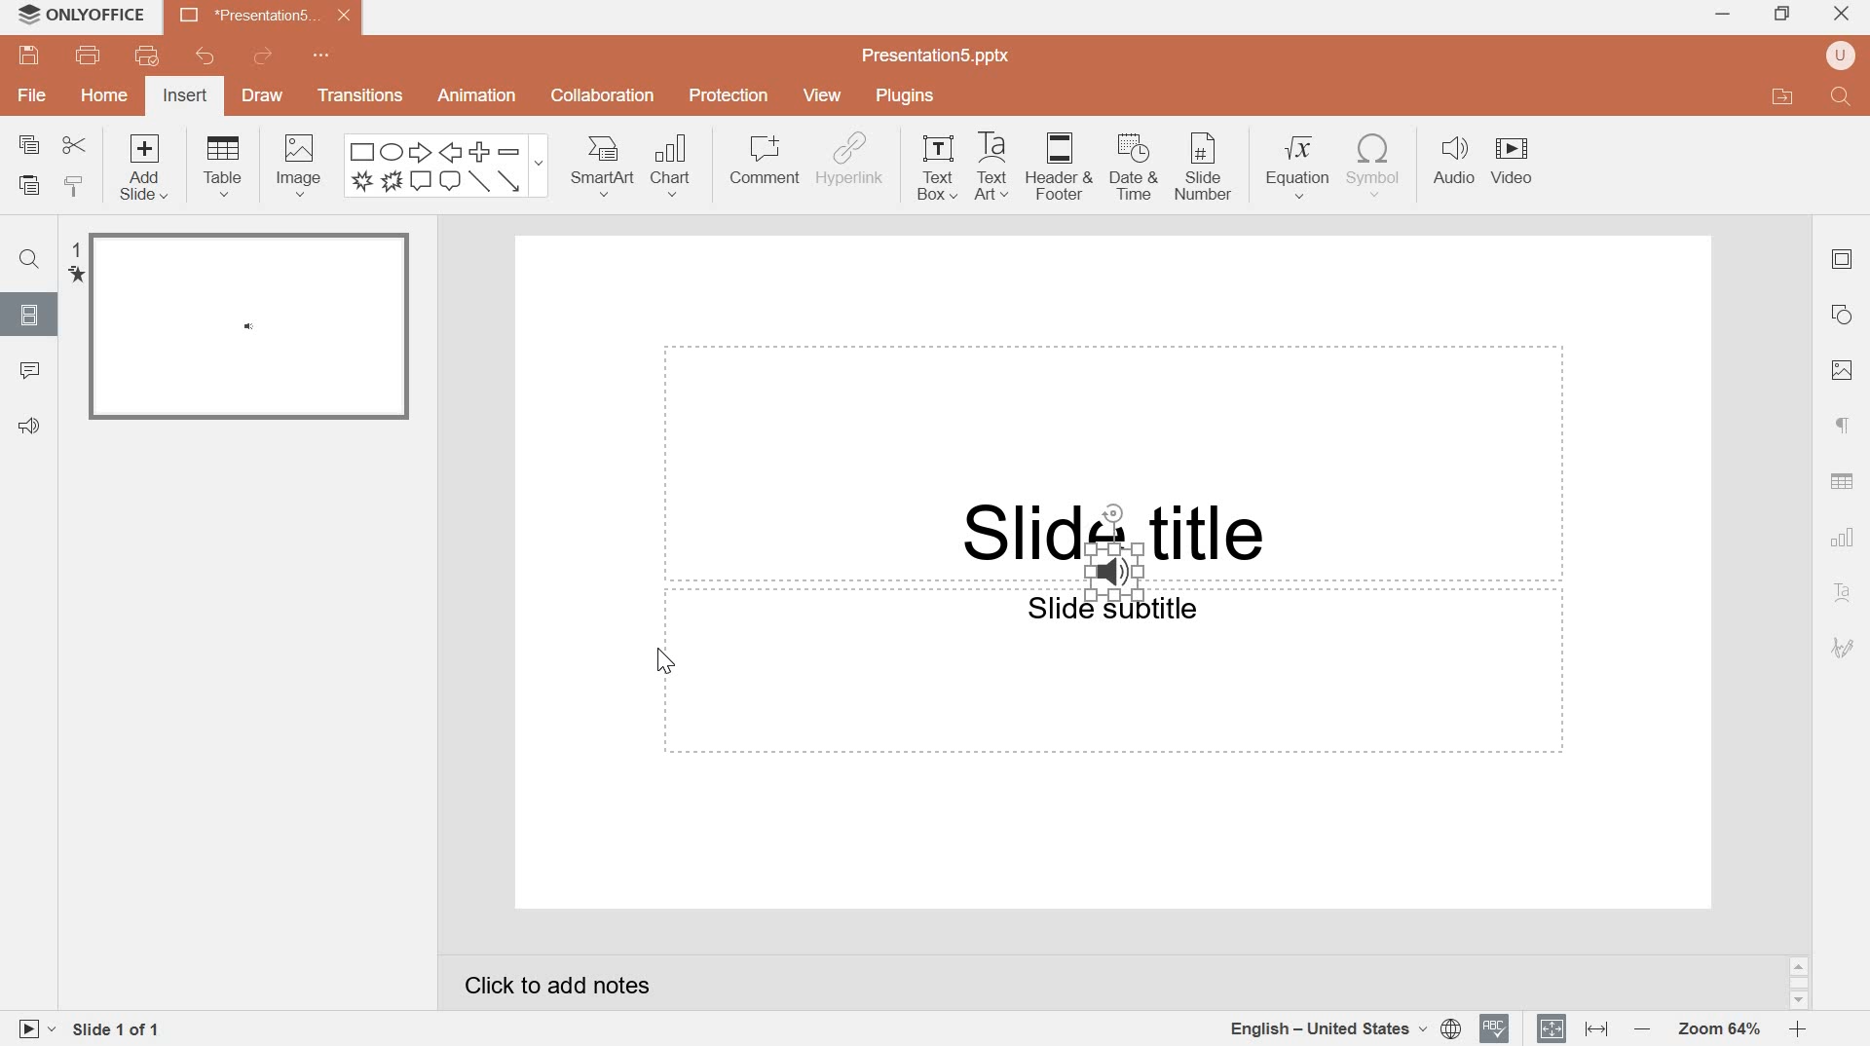 This screenshot has width=1870, height=1046. I want to click on scrollbar, so click(1800, 983).